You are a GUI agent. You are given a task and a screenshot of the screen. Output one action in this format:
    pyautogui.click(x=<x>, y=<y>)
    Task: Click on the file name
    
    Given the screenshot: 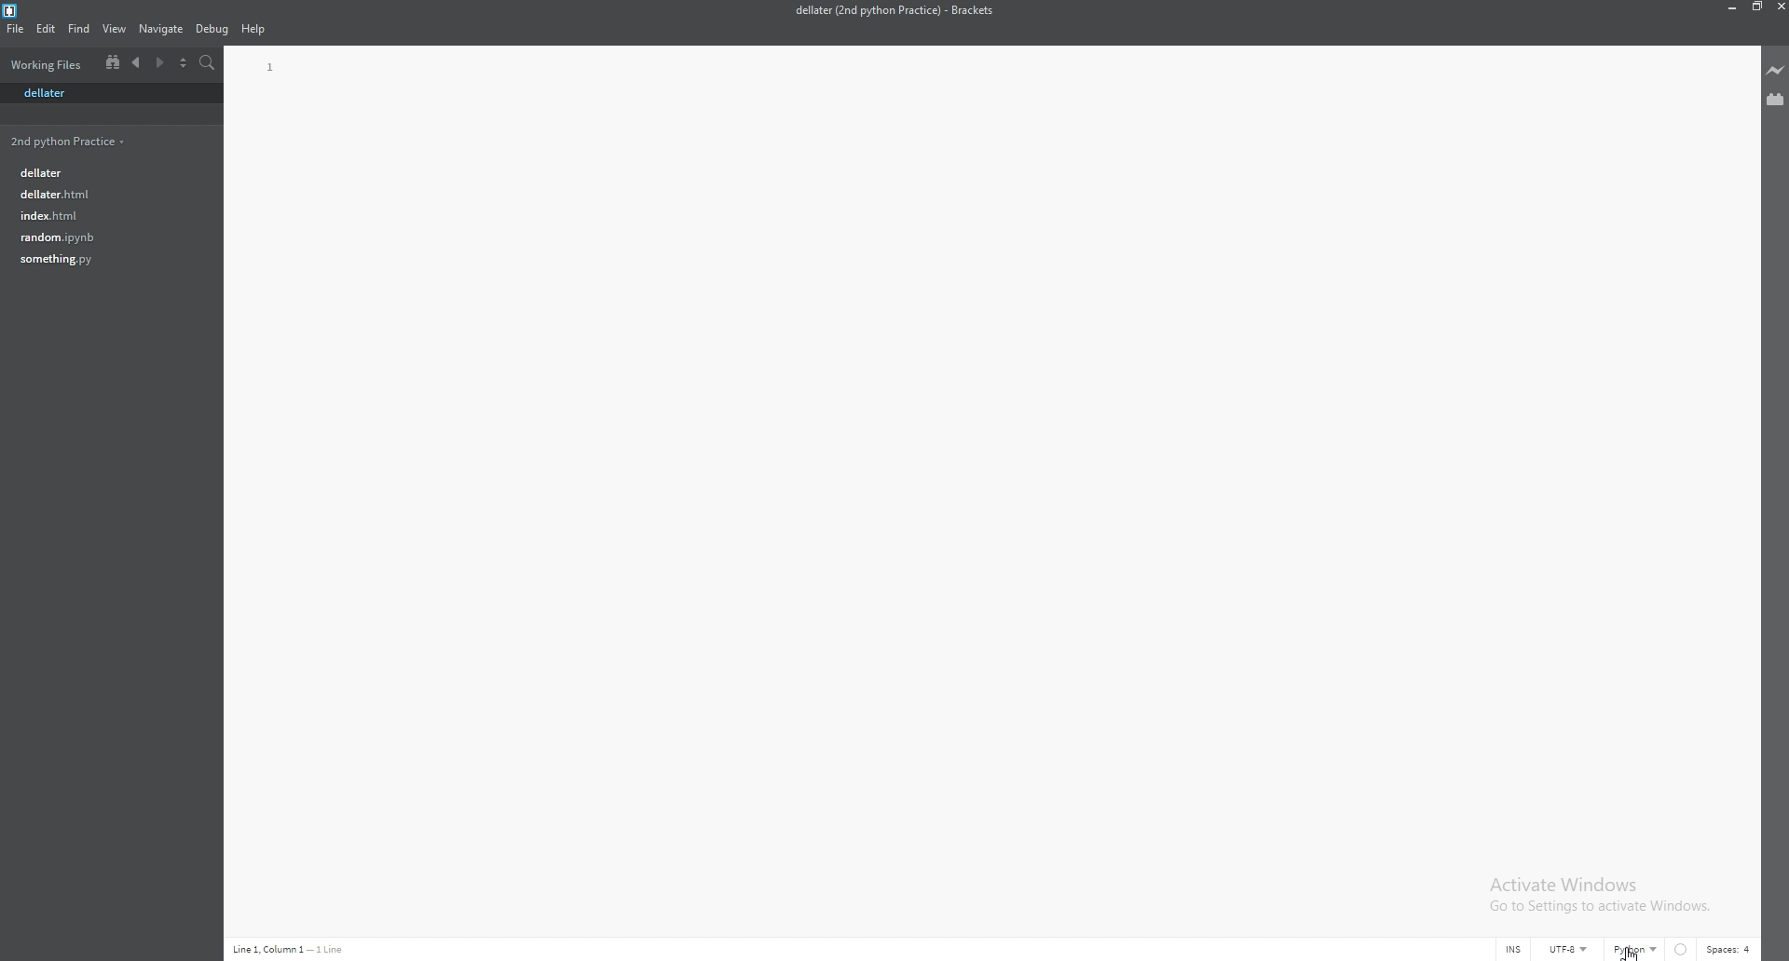 What is the action you would take?
    pyautogui.click(x=894, y=10)
    